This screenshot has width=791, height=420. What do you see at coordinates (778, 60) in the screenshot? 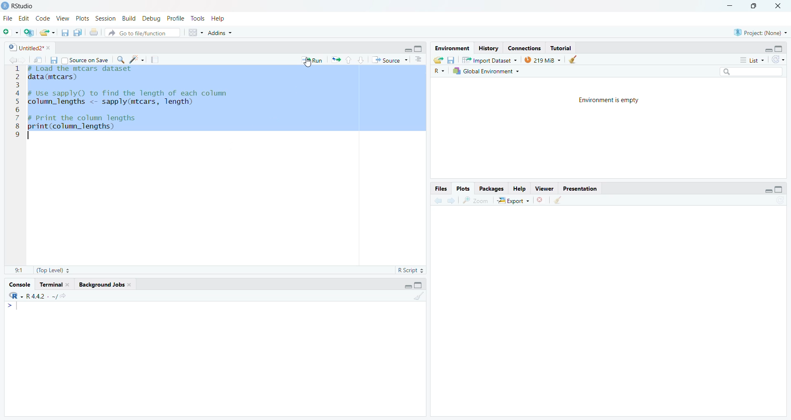
I see `Refresh list` at bounding box center [778, 60].